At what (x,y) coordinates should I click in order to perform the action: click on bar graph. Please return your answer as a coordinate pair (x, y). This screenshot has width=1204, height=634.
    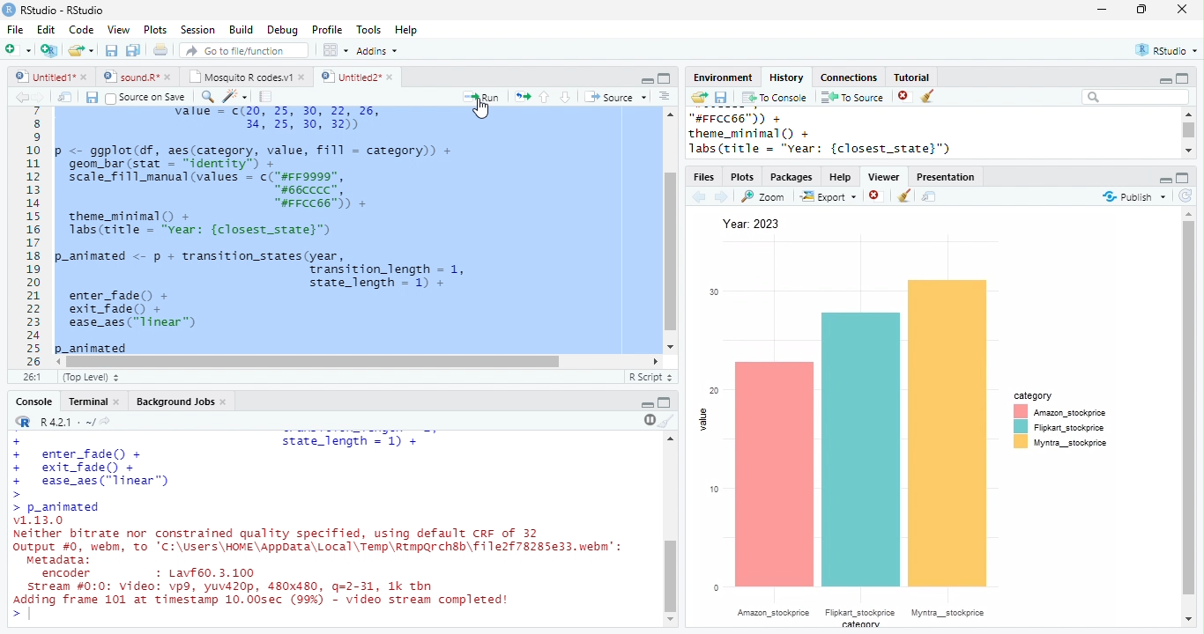
    Looking at the image, I should click on (861, 434).